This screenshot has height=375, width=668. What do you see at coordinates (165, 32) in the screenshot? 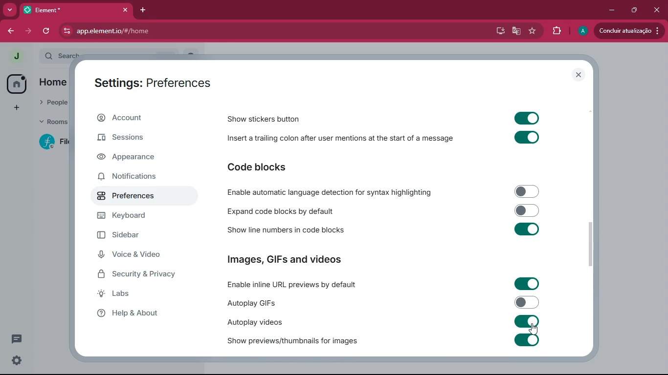
I see `website url` at bounding box center [165, 32].